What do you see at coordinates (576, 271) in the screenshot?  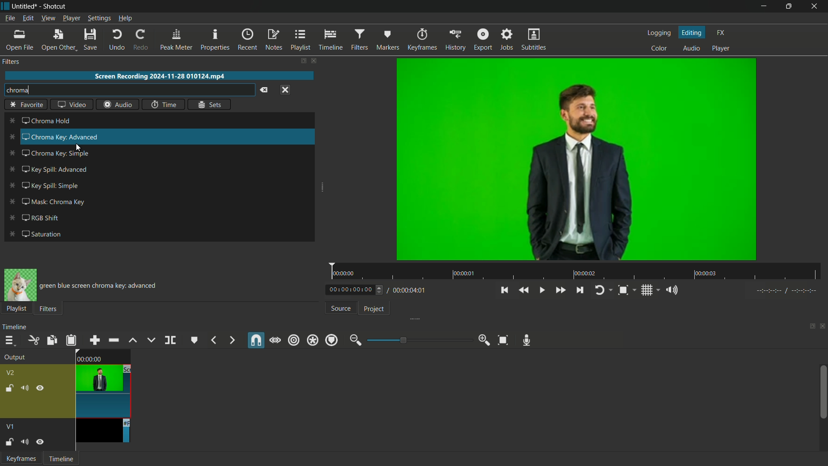 I see `time span` at bounding box center [576, 271].